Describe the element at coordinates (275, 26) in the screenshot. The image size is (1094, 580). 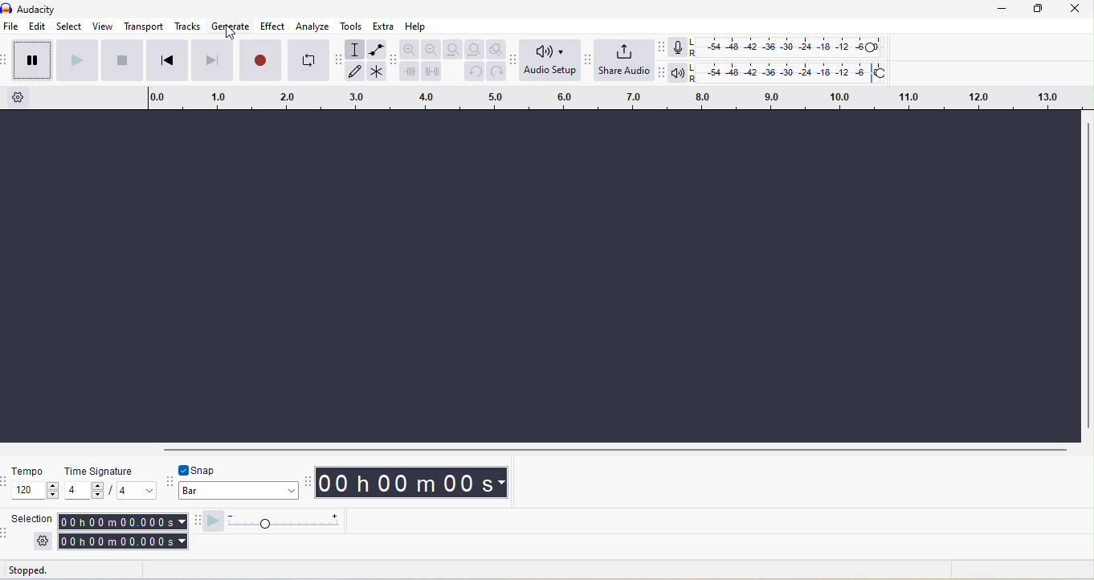
I see `effect` at that location.